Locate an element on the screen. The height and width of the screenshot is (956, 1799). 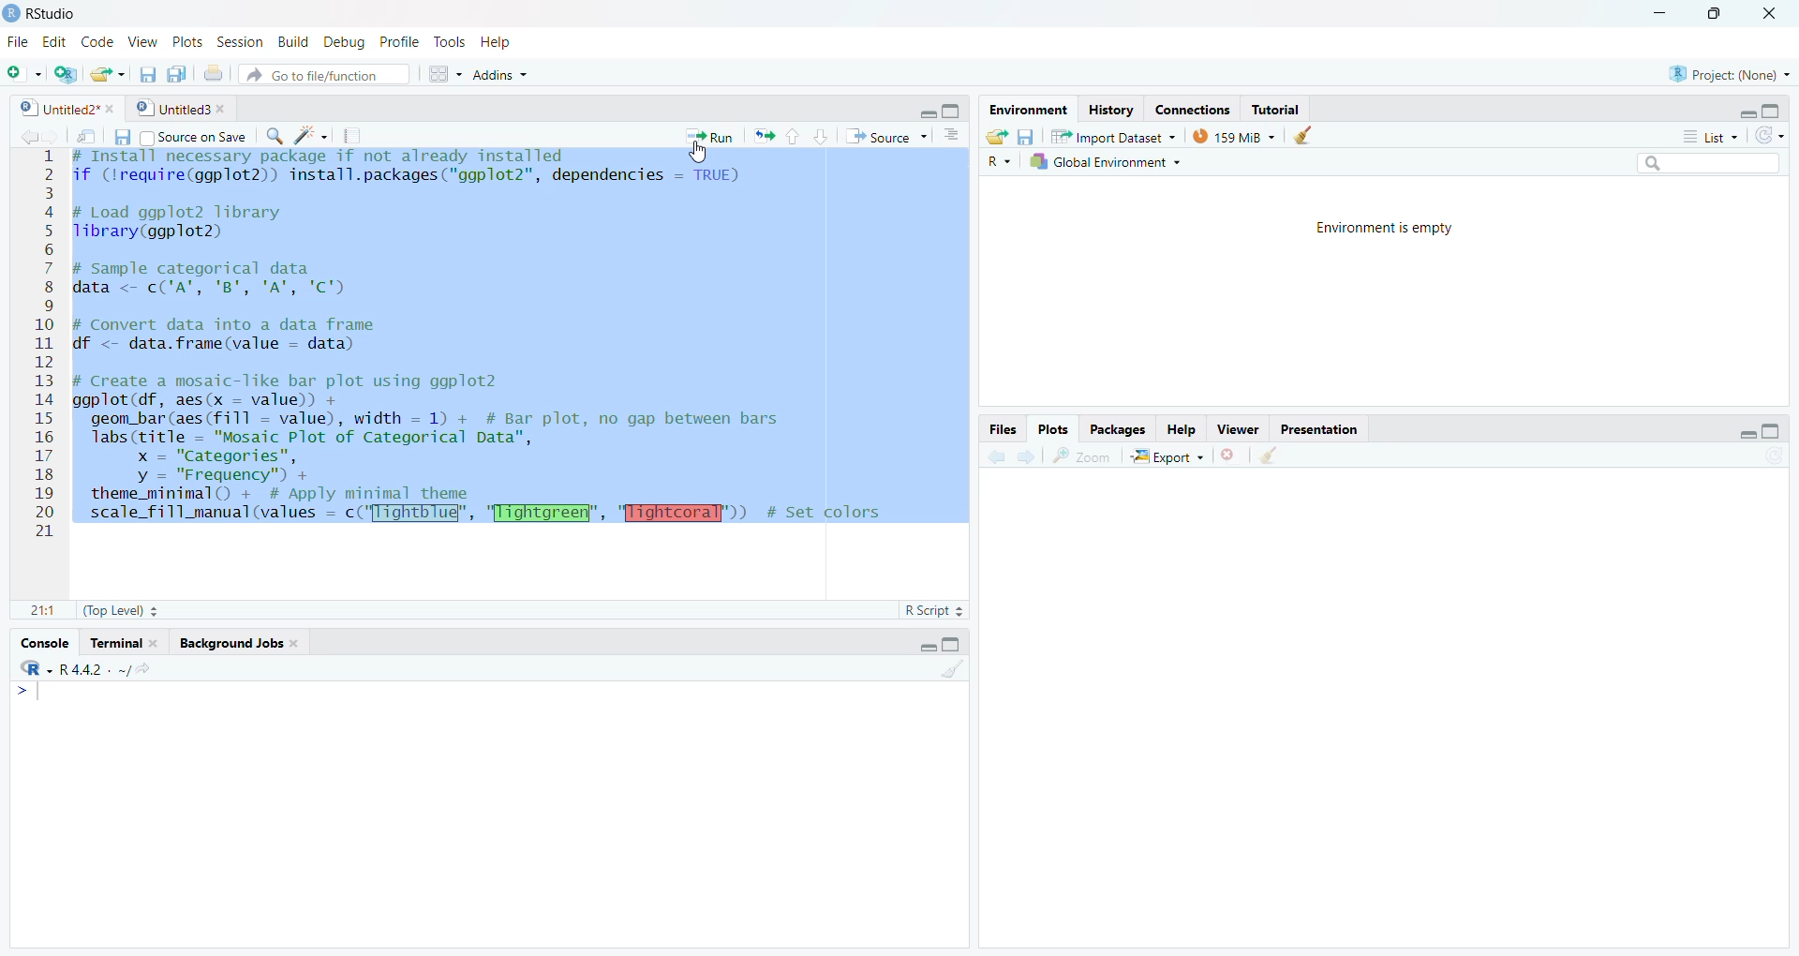
Workspace panes is located at coordinates (441, 74).